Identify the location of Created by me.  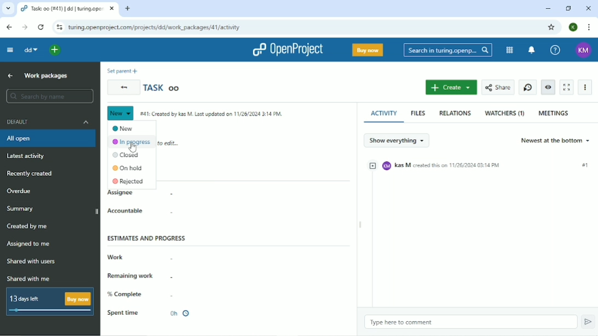
(30, 227).